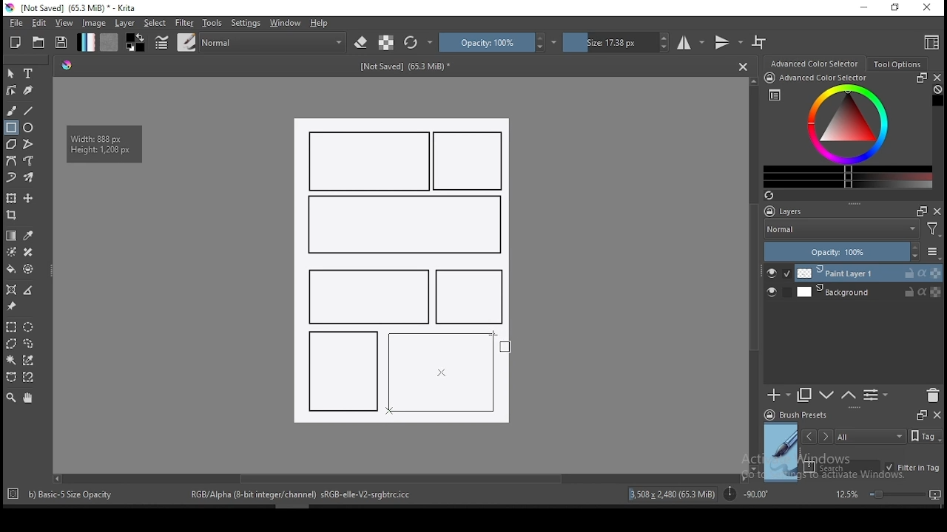 This screenshot has height=532, width=947. Describe the element at coordinates (469, 297) in the screenshot. I see `new rectangle` at that location.